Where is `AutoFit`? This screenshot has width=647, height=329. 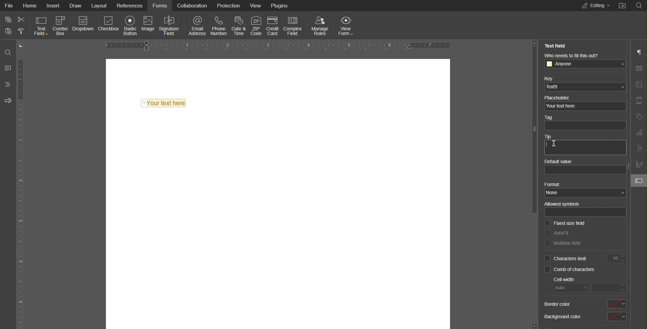 AutoFit is located at coordinates (566, 233).